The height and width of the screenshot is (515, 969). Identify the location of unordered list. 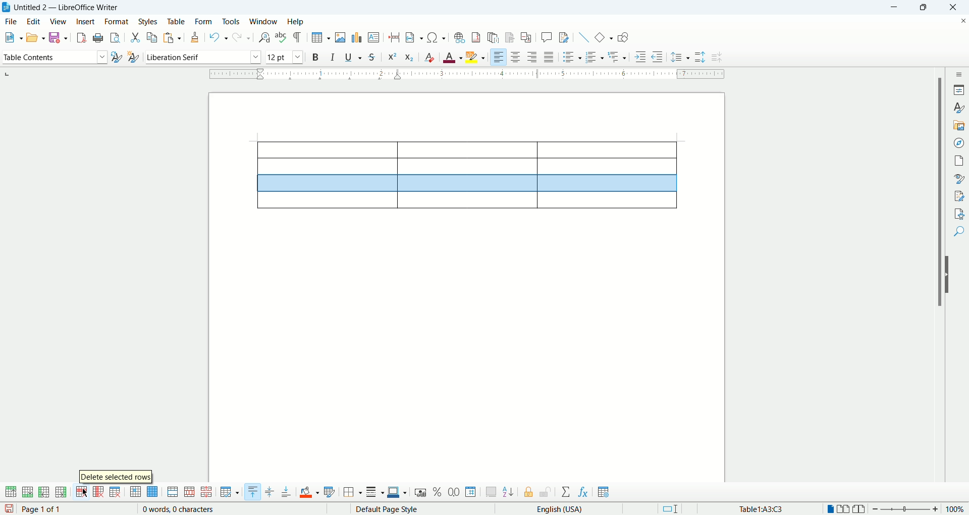
(572, 58).